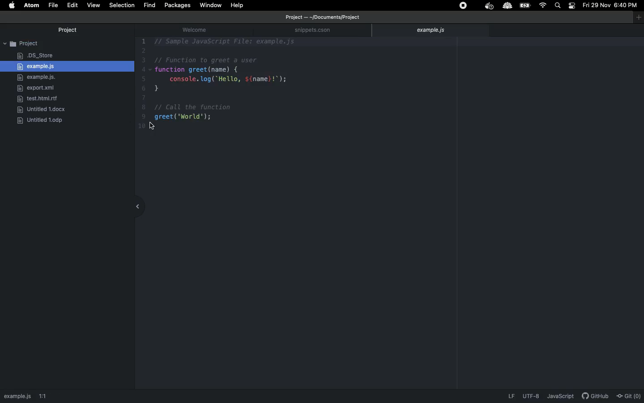 This screenshot has width=644, height=403. What do you see at coordinates (319, 17) in the screenshot?
I see `file path` at bounding box center [319, 17].